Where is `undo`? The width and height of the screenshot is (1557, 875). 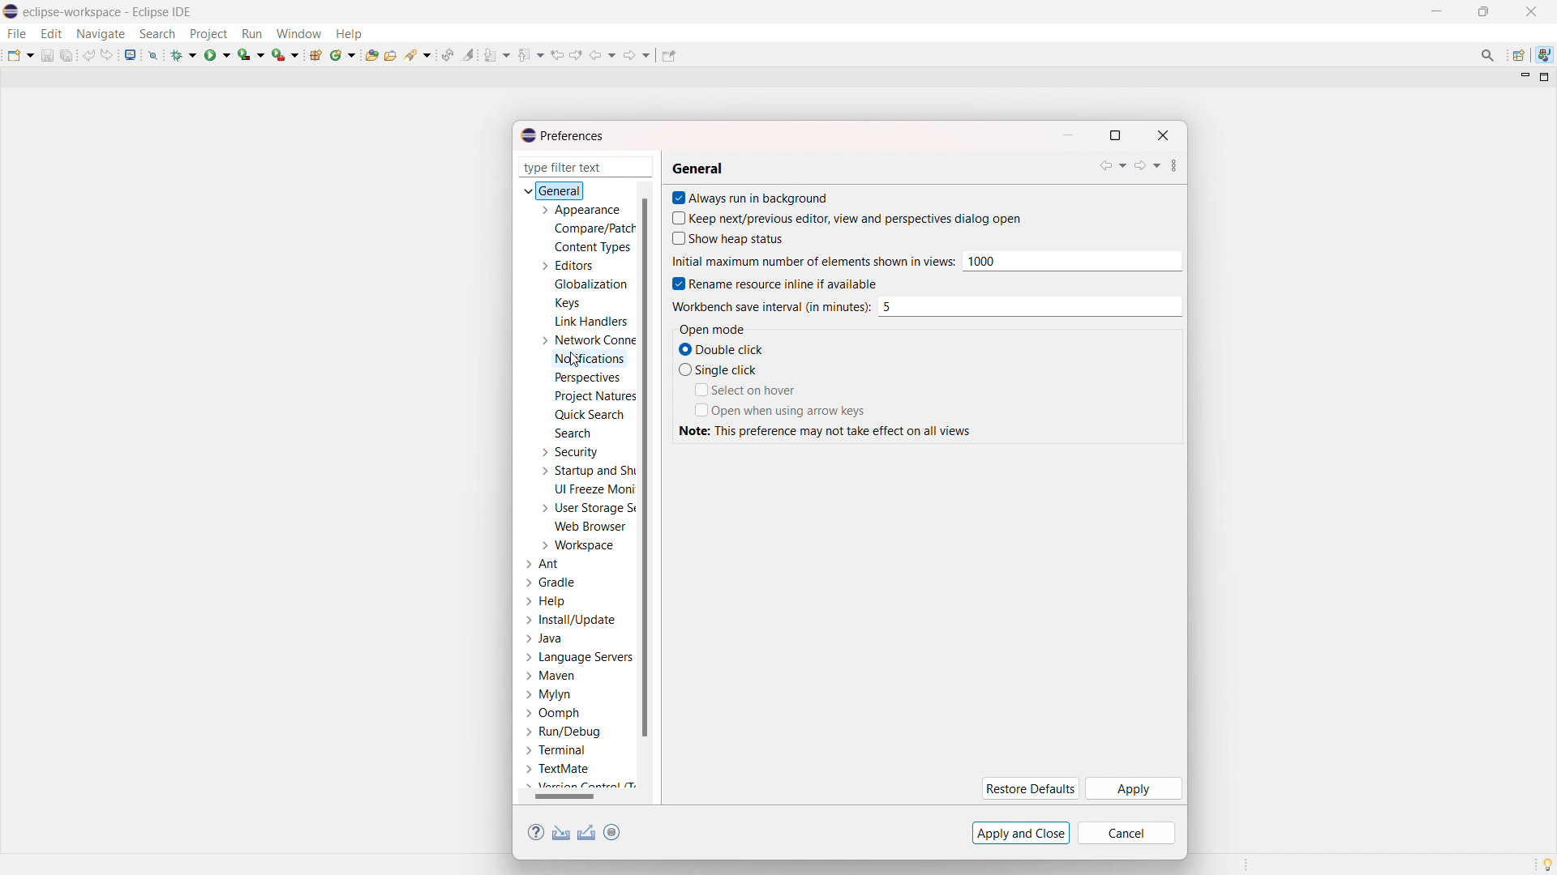
undo is located at coordinates (89, 55).